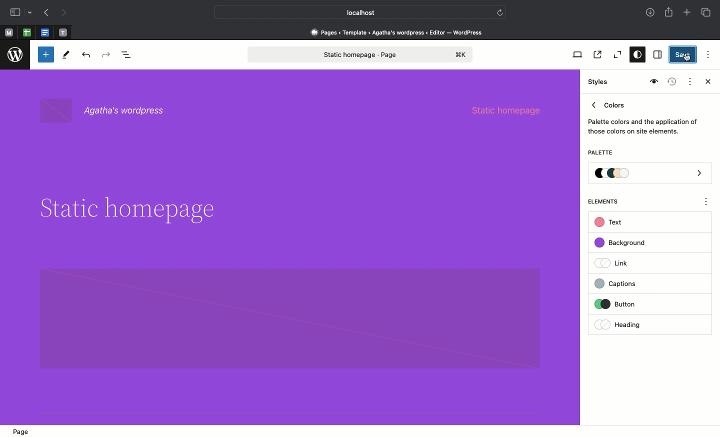  Describe the element at coordinates (64, 13) in the screenshot. I see `Next page` at that location.